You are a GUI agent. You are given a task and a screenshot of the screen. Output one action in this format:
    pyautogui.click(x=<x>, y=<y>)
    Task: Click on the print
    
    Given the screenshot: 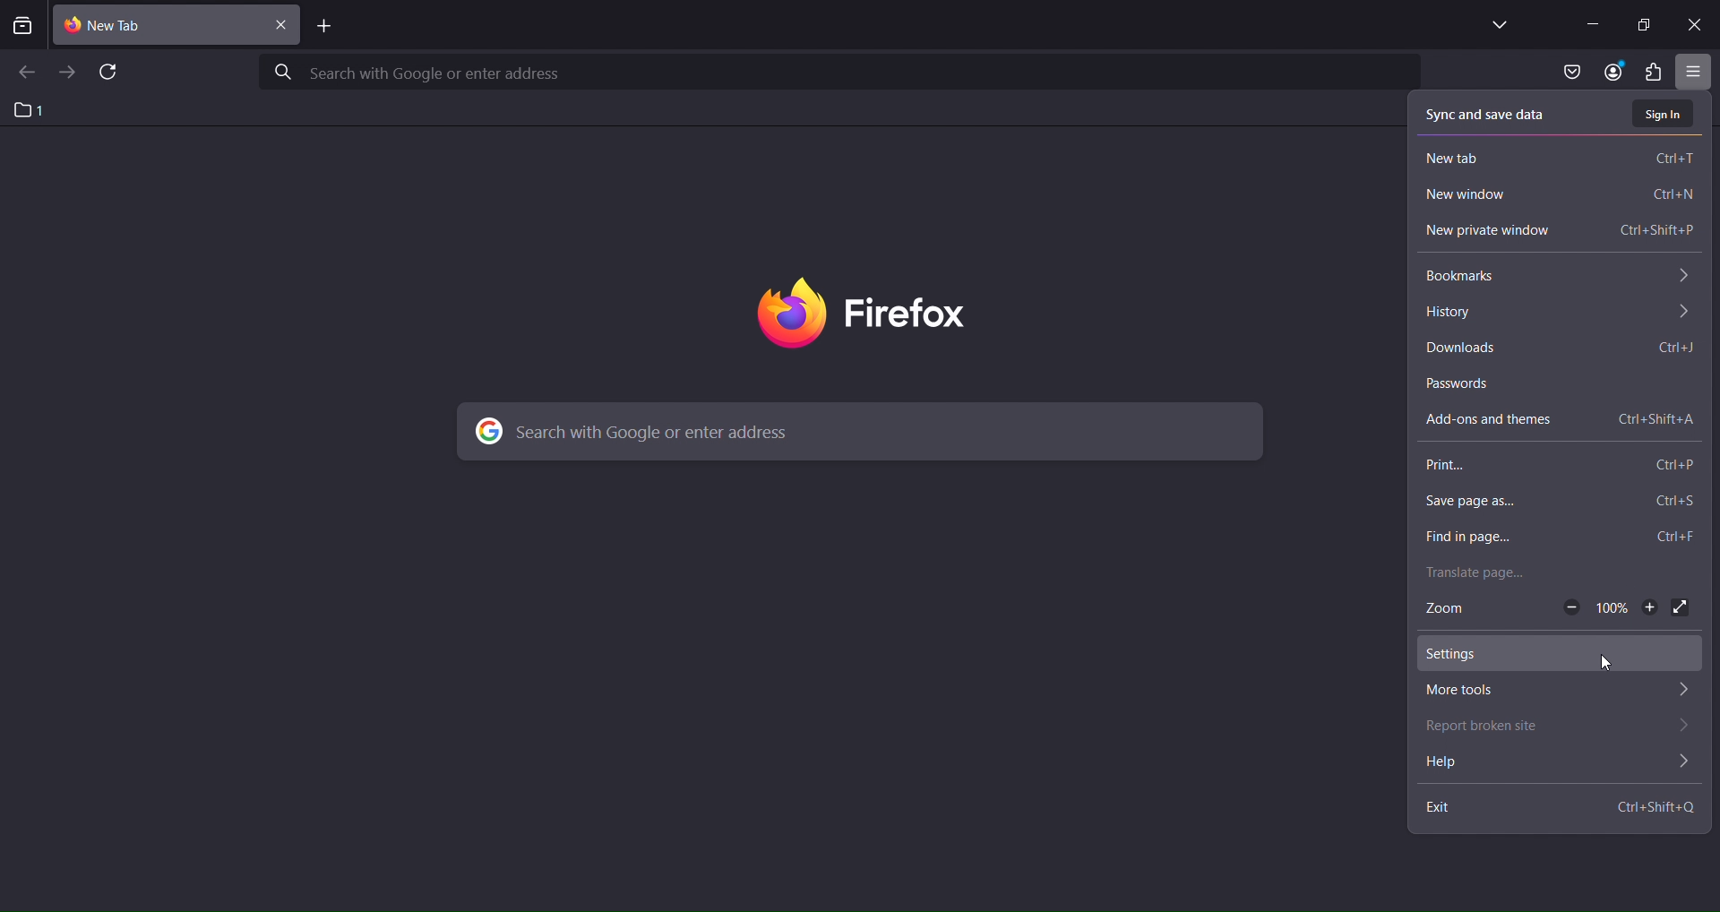 What is the action you would take?
    pyautogui.click(x=1560, y=465)
    